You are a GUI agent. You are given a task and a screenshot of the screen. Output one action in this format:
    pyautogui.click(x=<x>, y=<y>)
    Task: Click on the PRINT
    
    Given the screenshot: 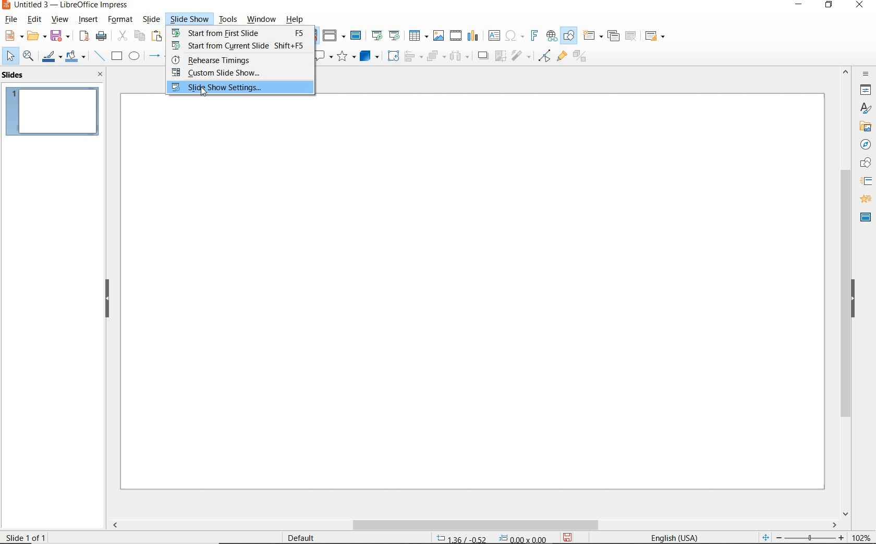 What is the action you would take?
    pyautogui.click(x=102, y=36)
    